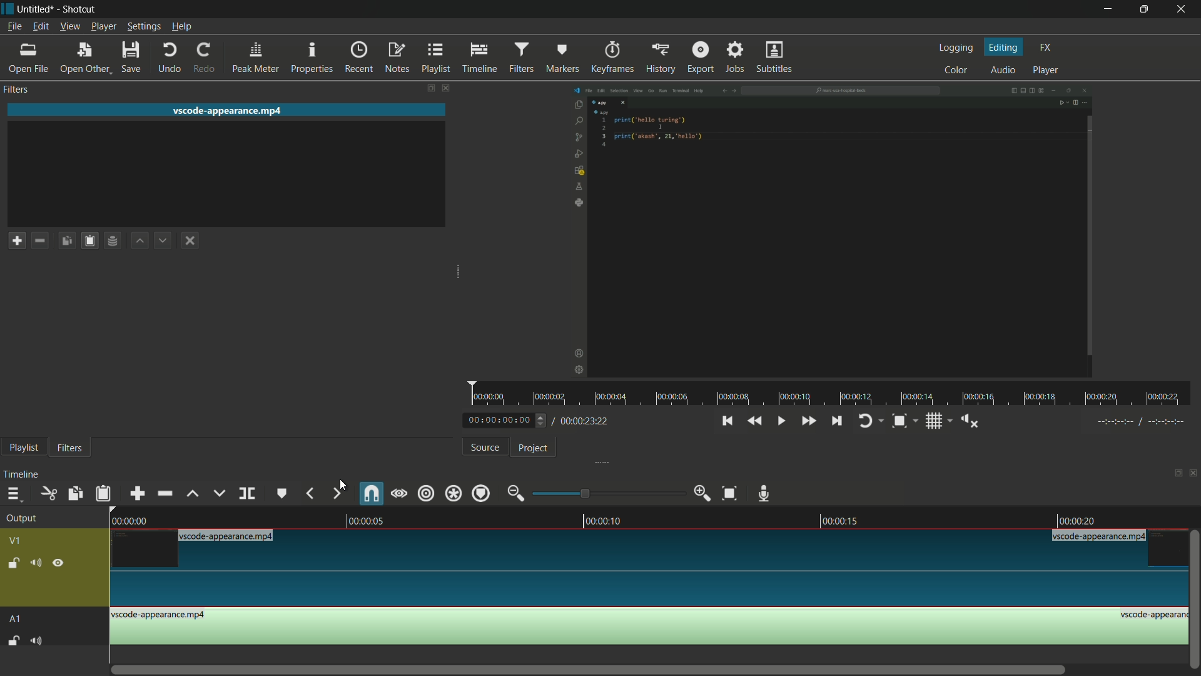  I want to click on notes, so click(398, 58).